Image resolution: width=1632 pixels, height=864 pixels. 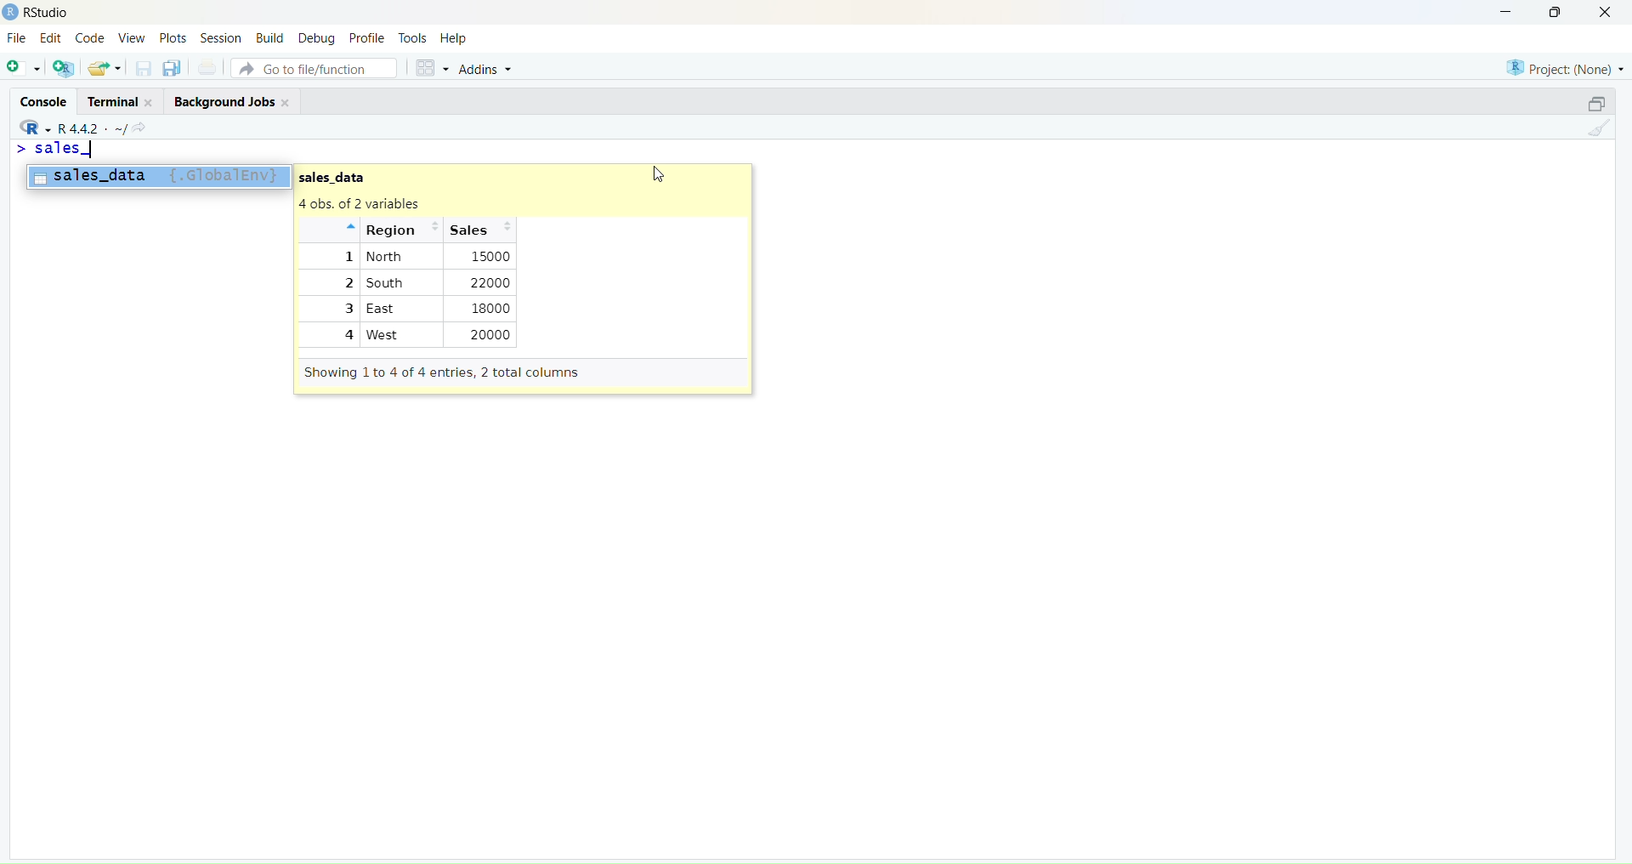 I want to click on ) RStudio, so click(x=43, y=10).